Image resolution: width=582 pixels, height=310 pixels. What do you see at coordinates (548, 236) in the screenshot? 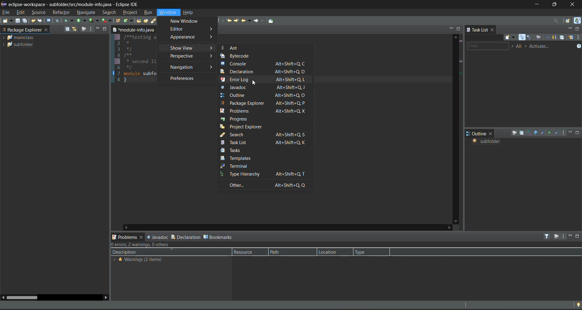
I see `filters` at bounding box center [548, 236].